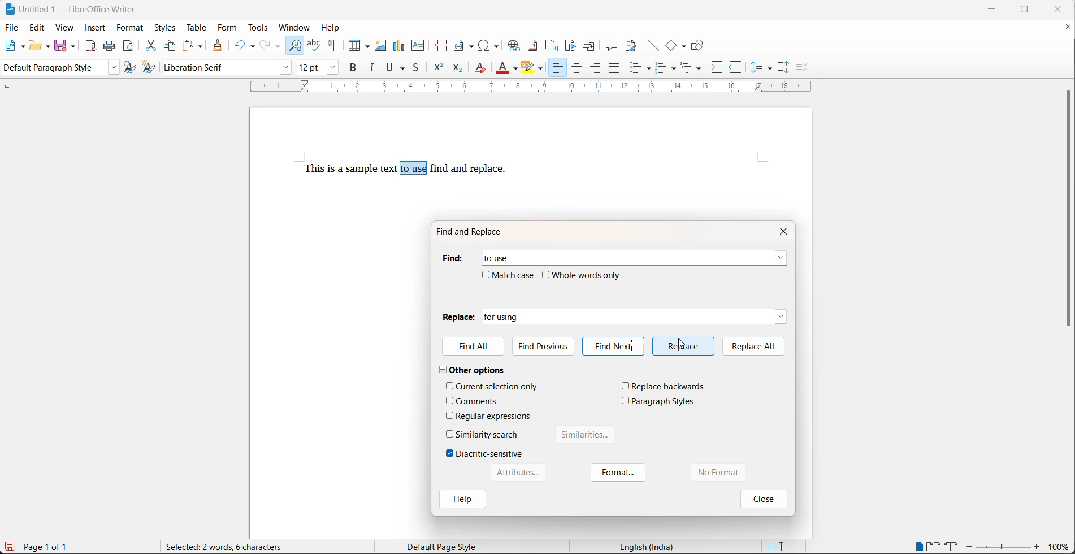 The height and width of the screenshot is (554, 1075). I want to click on basic shapes functions, so click(684, 46).